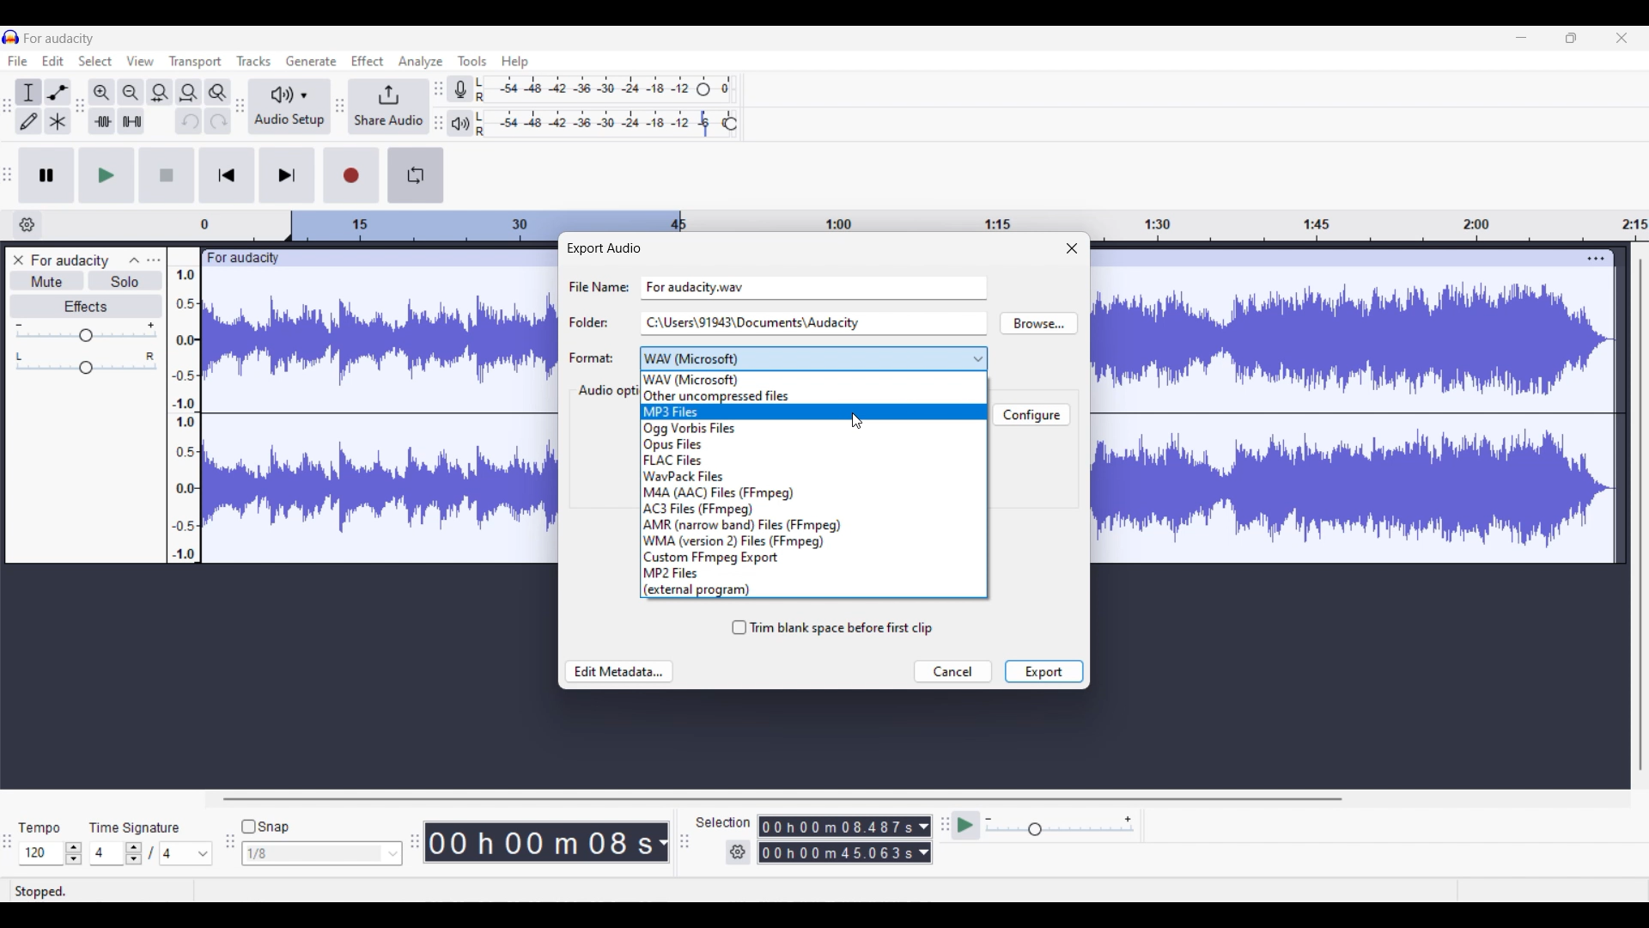 This screenshot has height=928, width=1649. Describe the element at coordinates (18, 60) in the screenshot. I see `File menu` at that location.